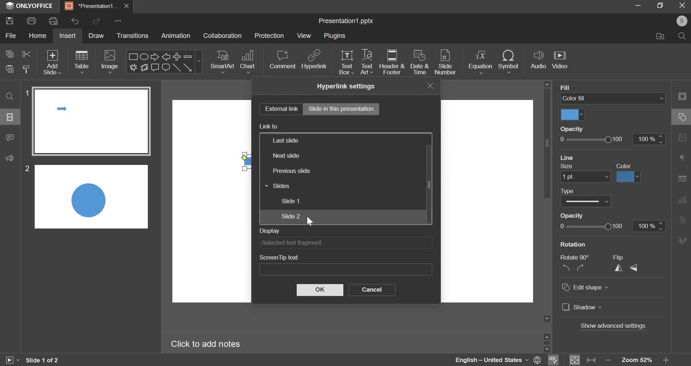 This screenshot has width=691, height=366. Describe the element at coordinates (177, 56) in the screenshot. I see `Plus` at that location.